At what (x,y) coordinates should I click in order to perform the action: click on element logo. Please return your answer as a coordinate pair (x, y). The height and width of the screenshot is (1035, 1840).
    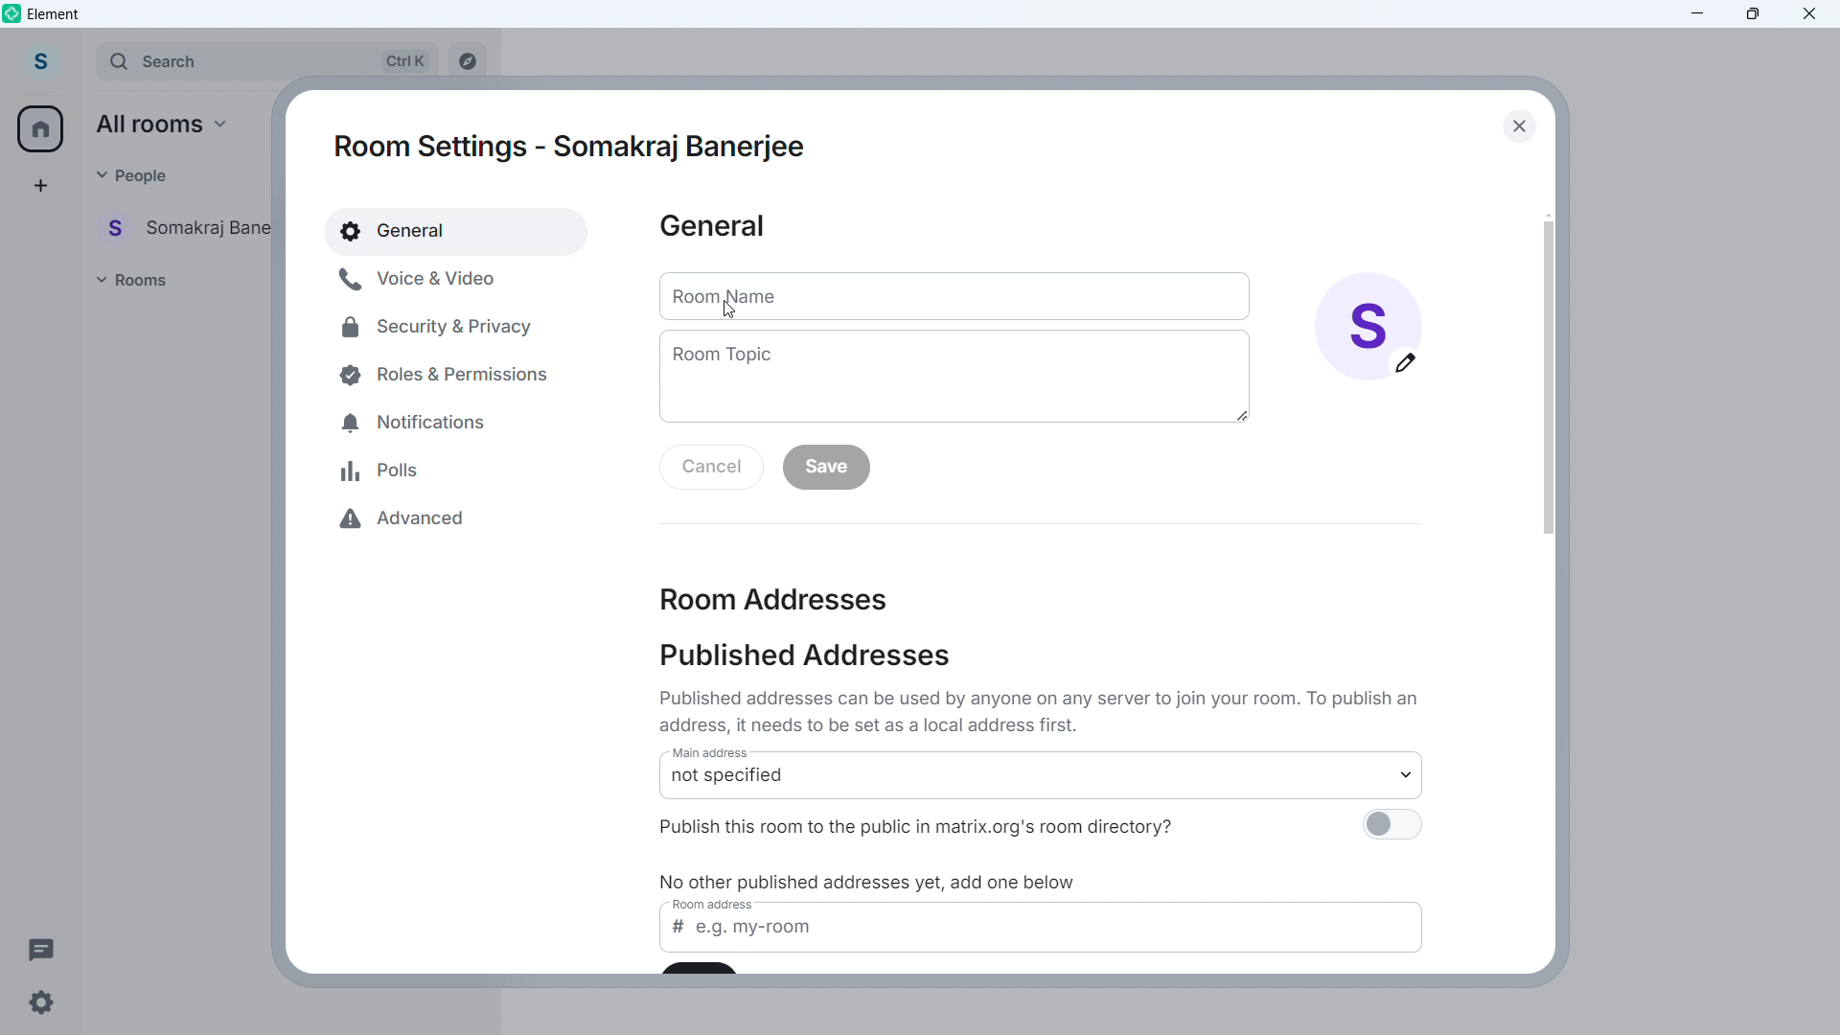
    Looking at the image, I should click on (12, 12).